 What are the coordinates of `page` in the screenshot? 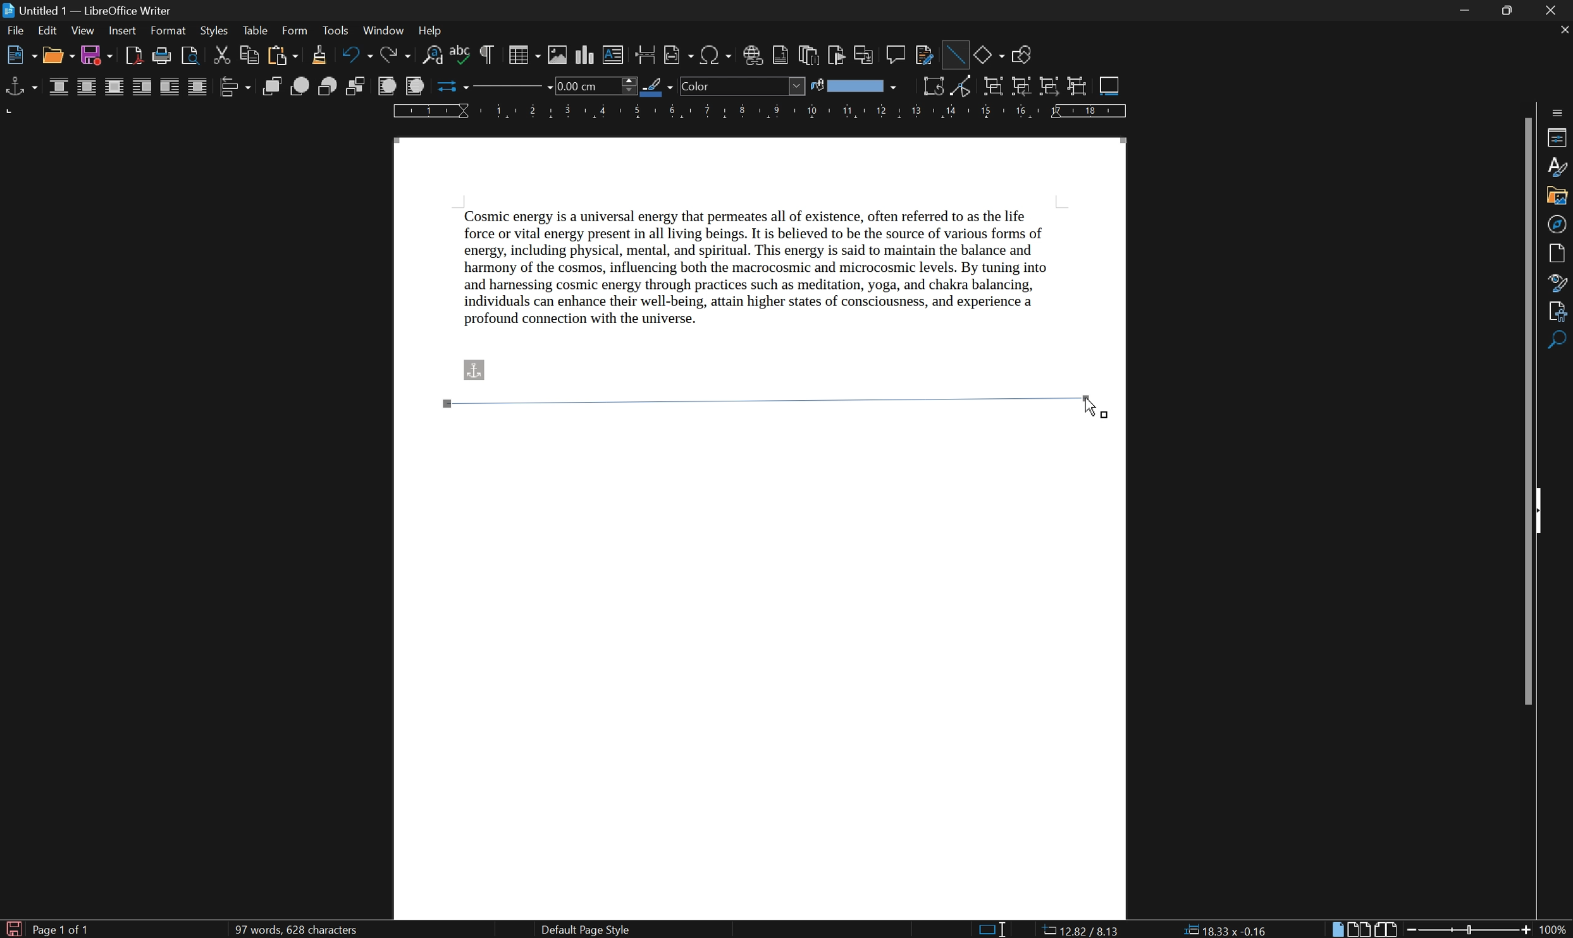 It's located at (1560, 253).